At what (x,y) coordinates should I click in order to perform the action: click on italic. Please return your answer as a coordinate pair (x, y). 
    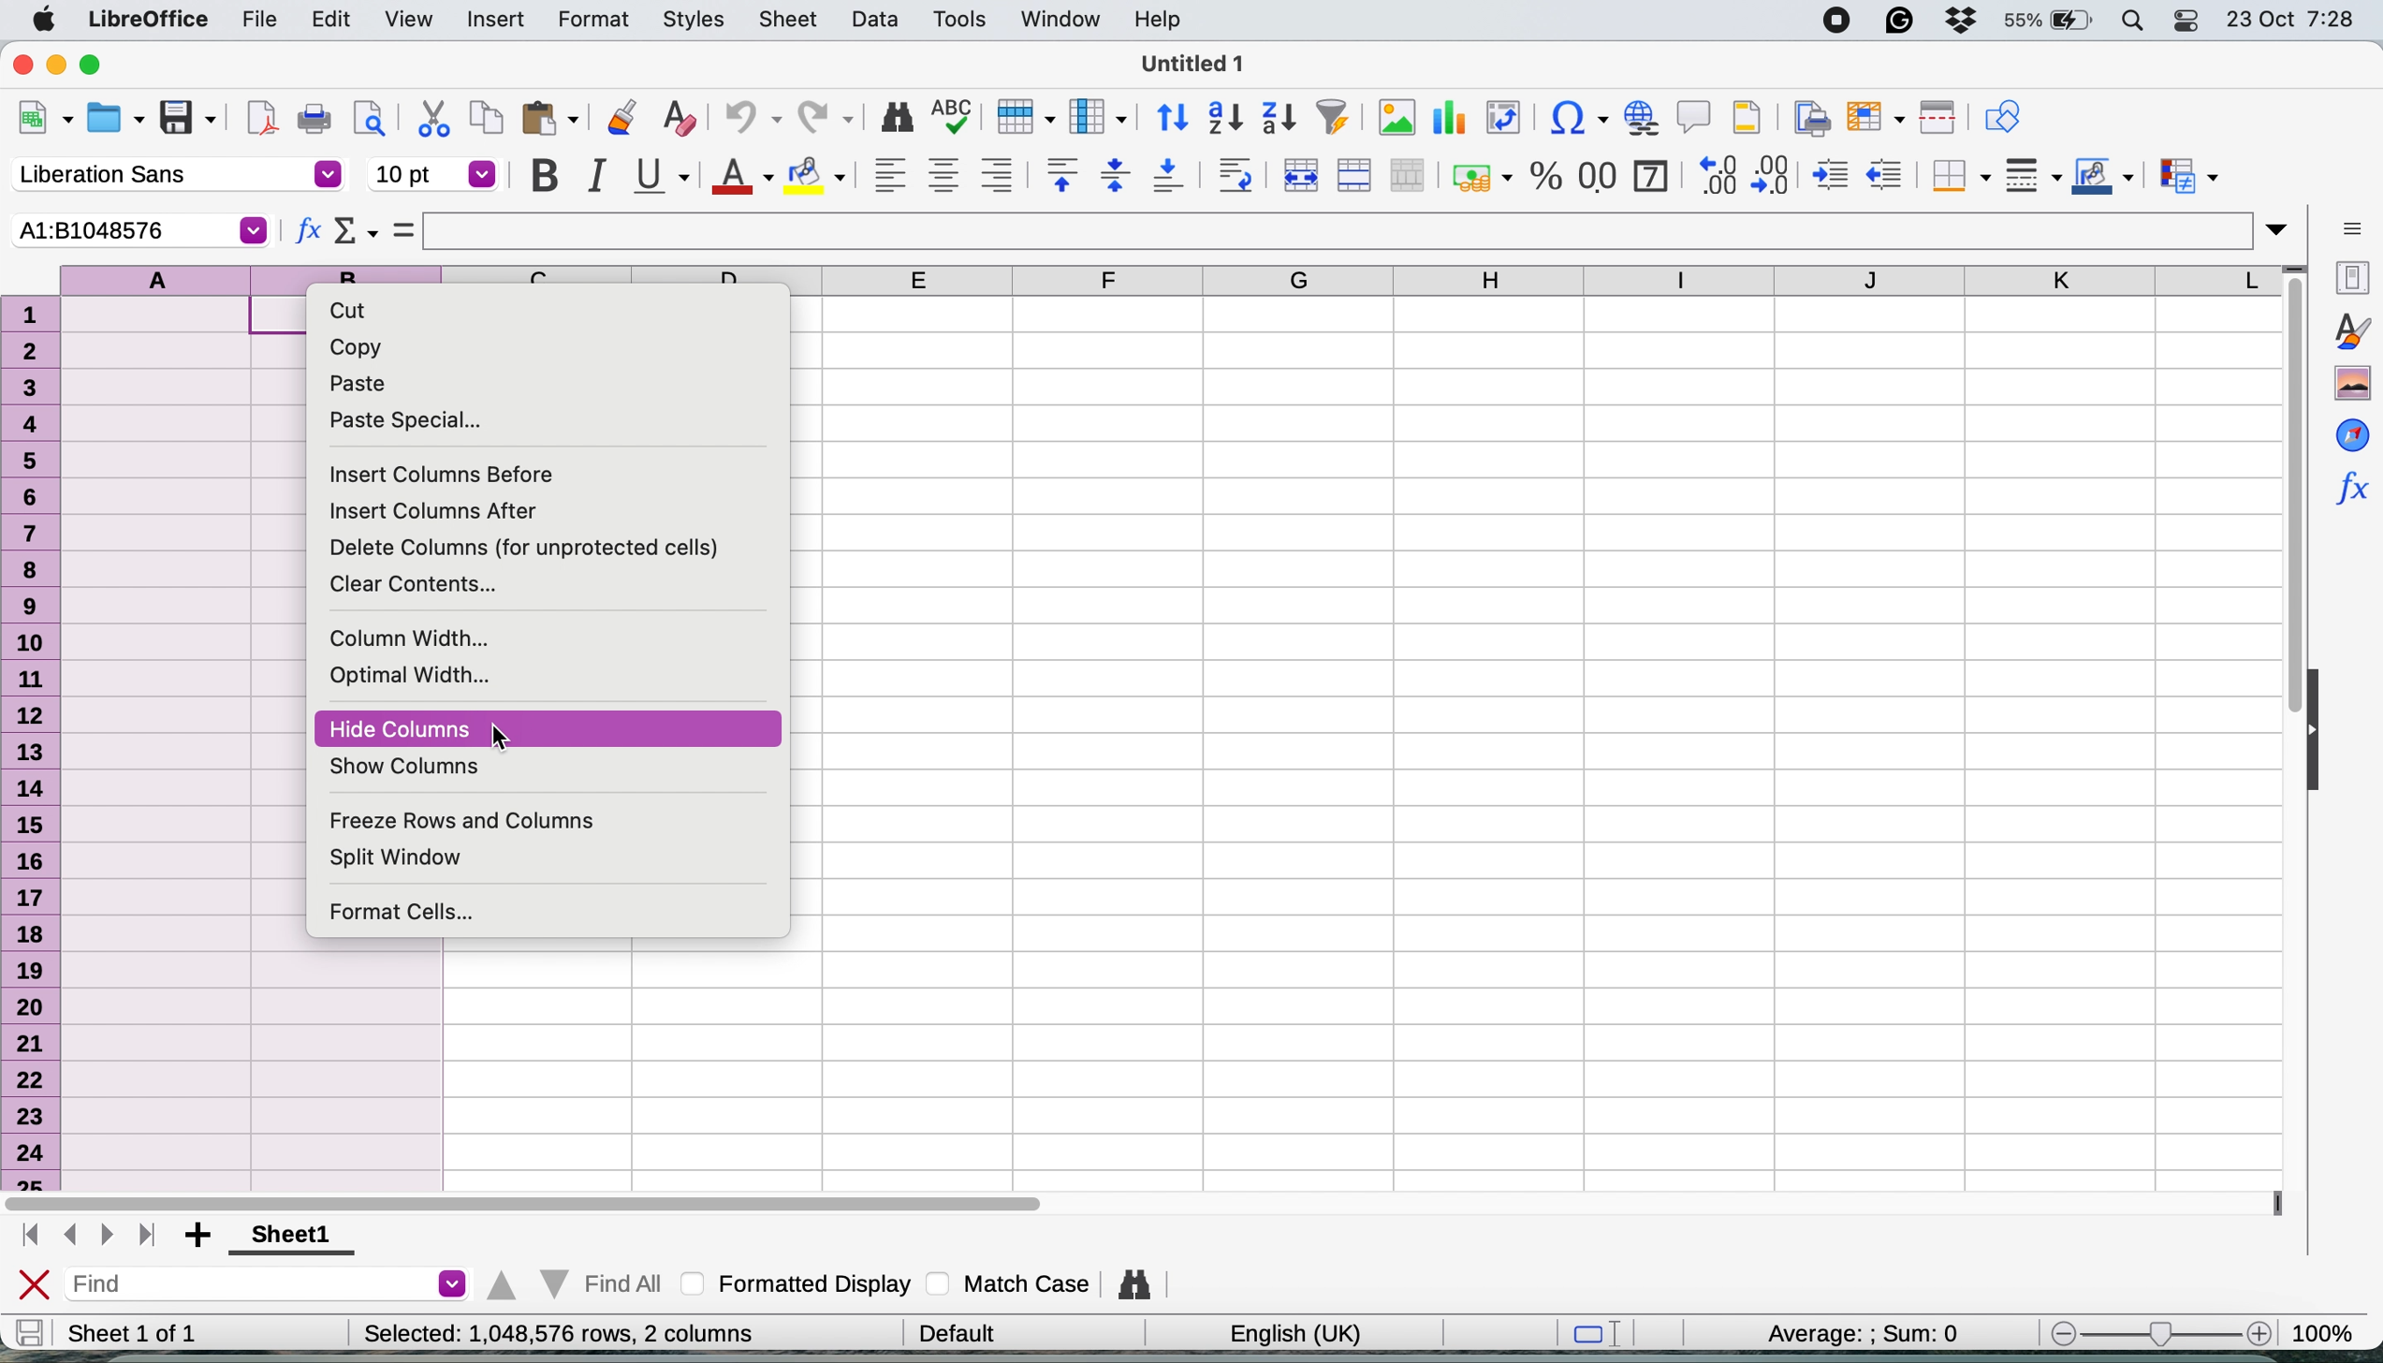
    Looking at the image, I should click on (601, 176).